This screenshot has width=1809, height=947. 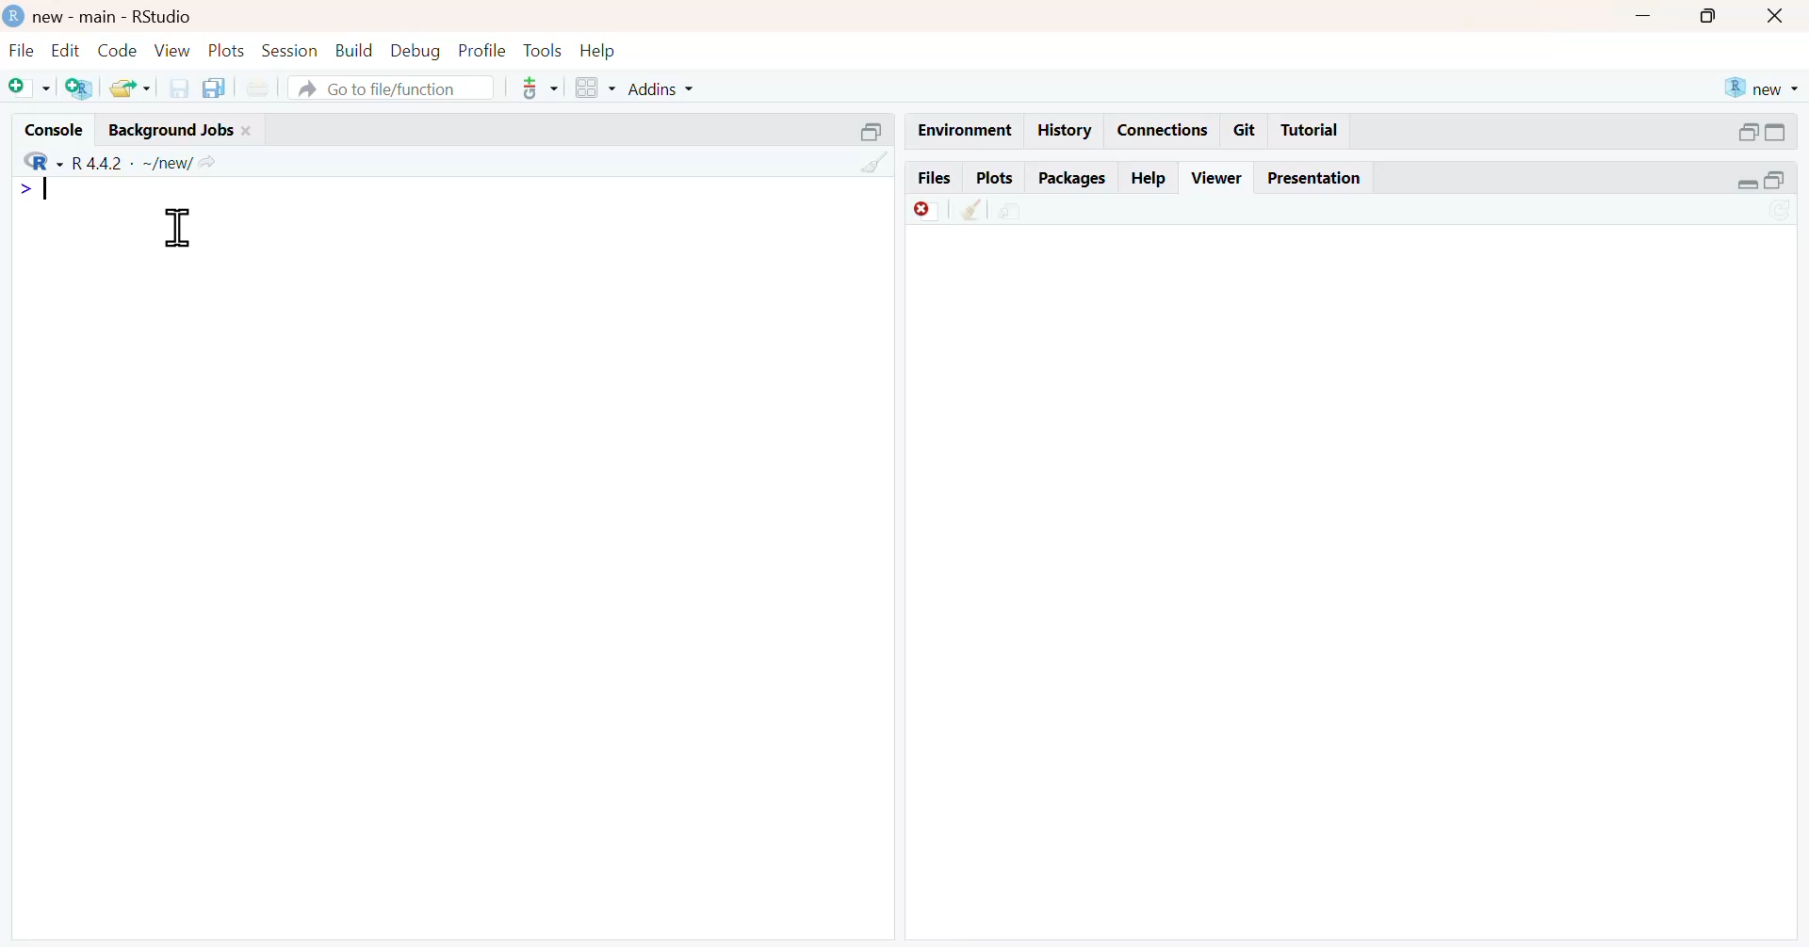 I want to click on console, so click(x=44, y=126).